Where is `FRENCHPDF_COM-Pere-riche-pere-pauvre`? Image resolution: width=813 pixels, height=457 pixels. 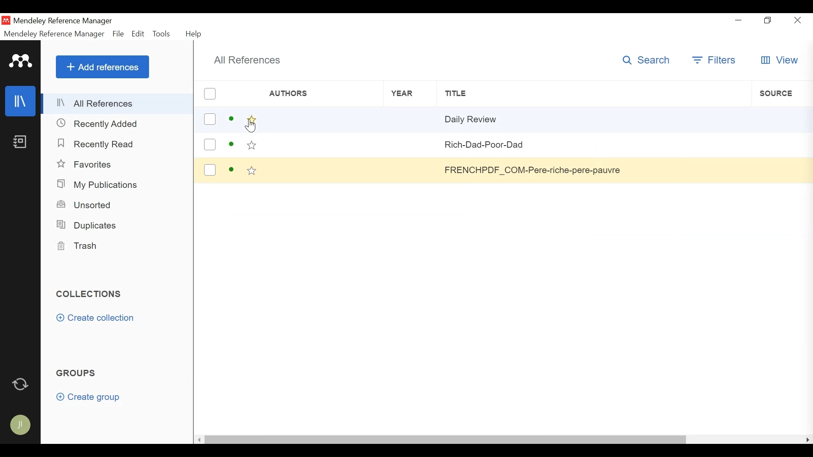 FRENCHPDF_COM-Pere-riche-pere-pauvre is located at coordinates (537, 169).